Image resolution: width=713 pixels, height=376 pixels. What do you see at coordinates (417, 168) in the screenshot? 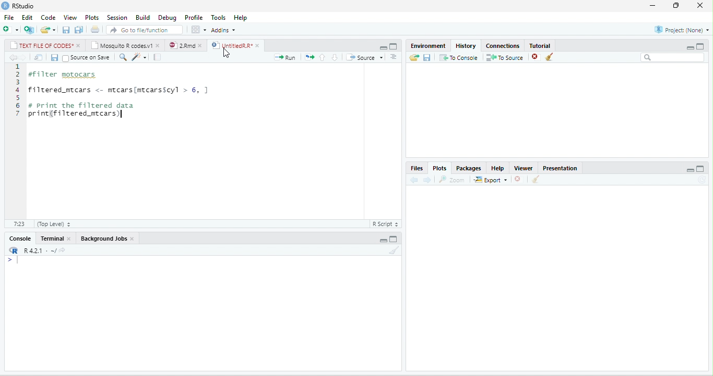
I see `Files` at bounding box center [417, 168].